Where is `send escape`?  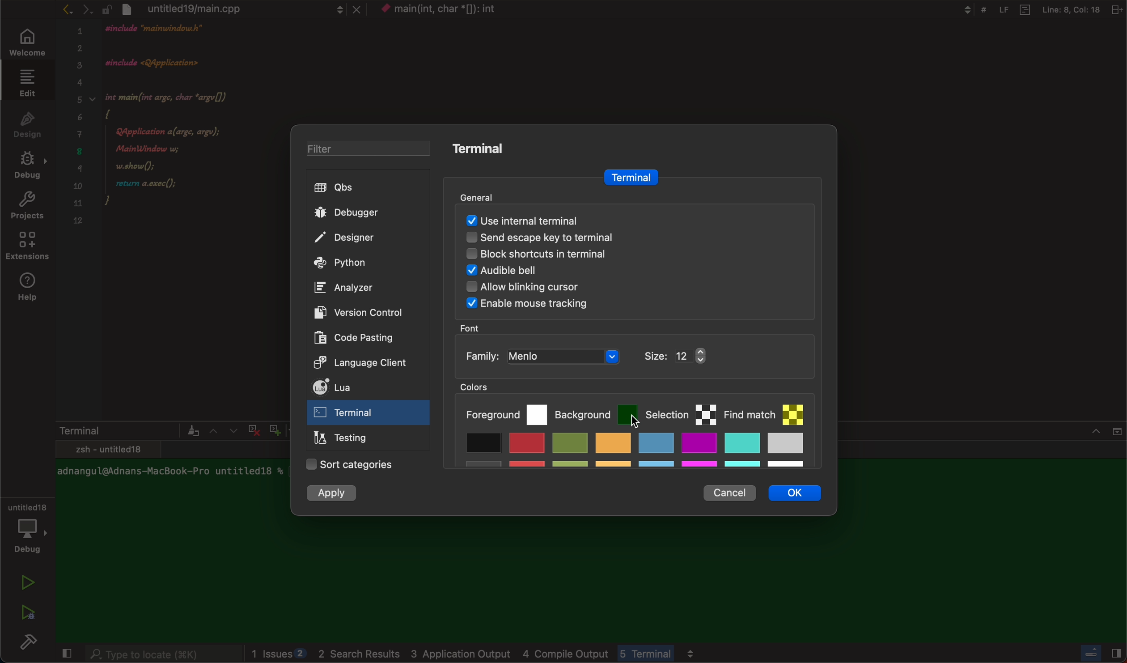 send escape is located at coordinates (623, 239).